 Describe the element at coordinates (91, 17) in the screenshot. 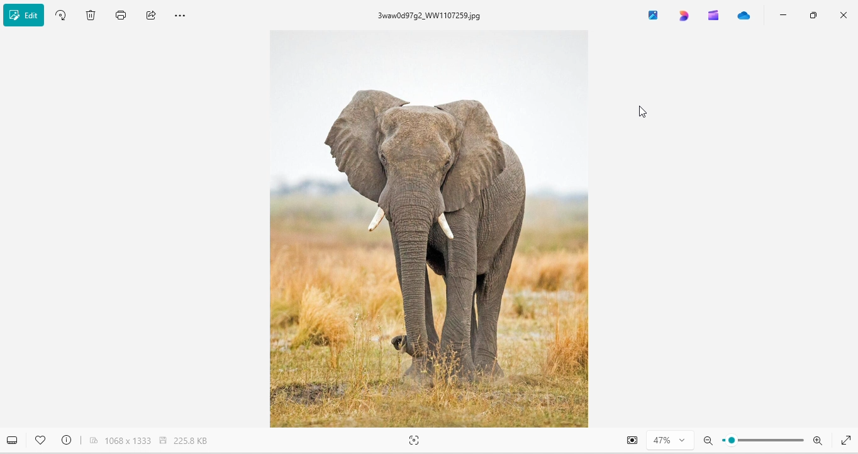

I see `delete` at that location.